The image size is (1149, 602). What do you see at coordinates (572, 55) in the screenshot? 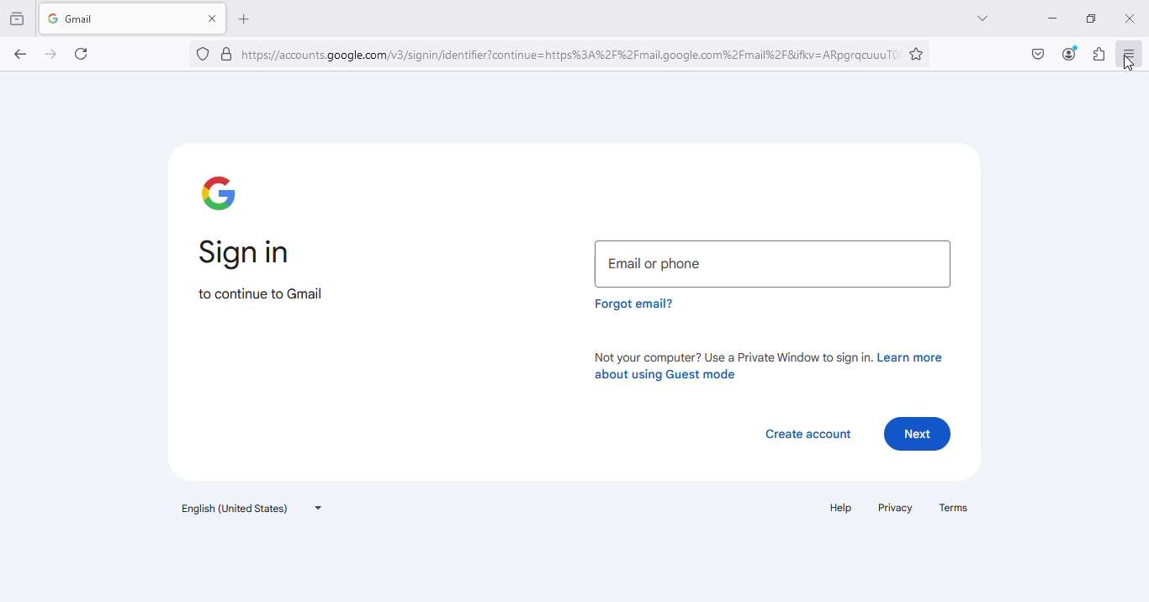
I see `link` at bounding box center [572, 55].